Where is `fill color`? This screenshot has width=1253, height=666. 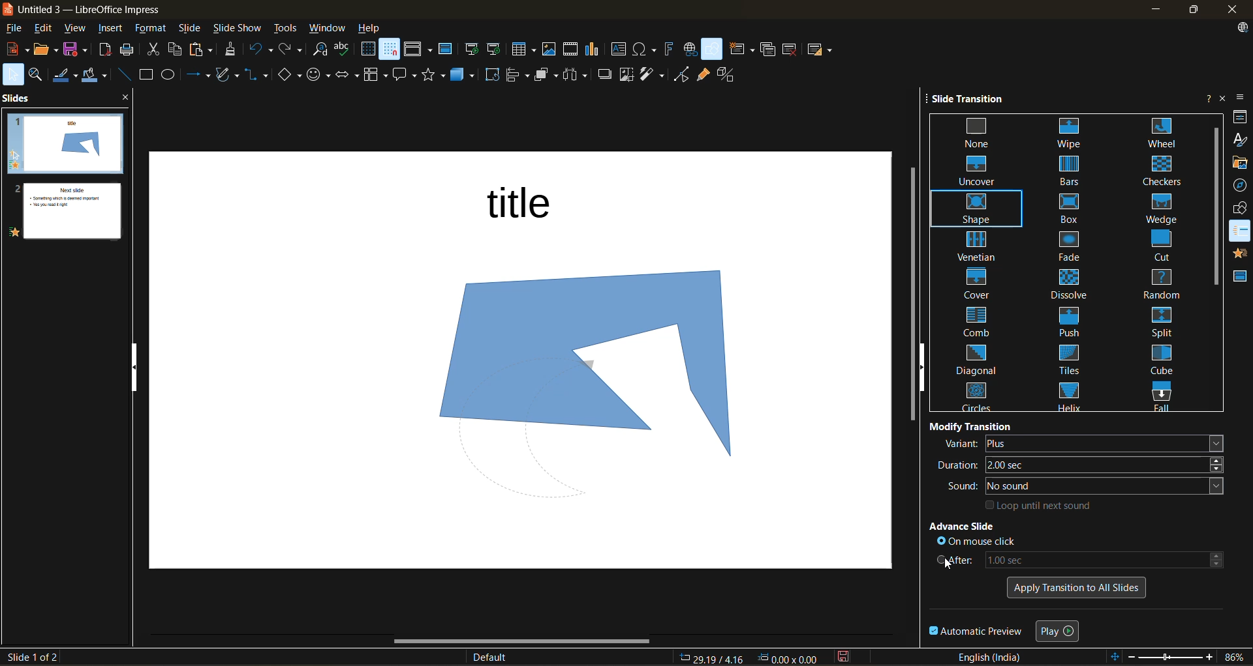 fill color is located at coordinates (97, 77).